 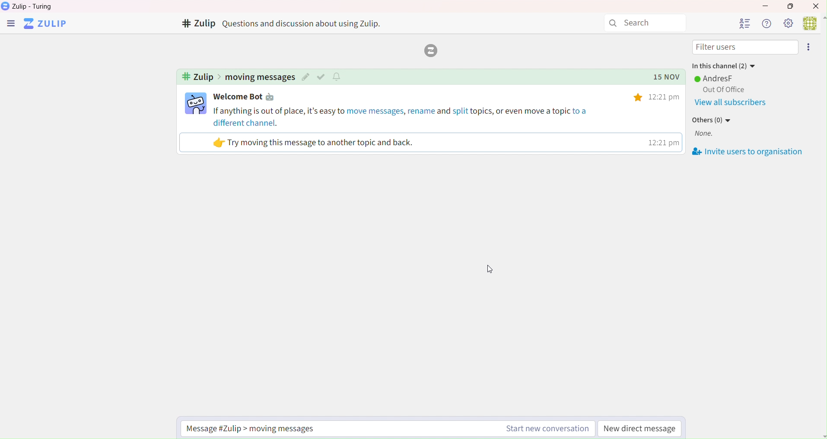 What do you see at coordinates (722, 90) in the screenshot?
I see `Out Of Office` at bounding box center [722, 90].